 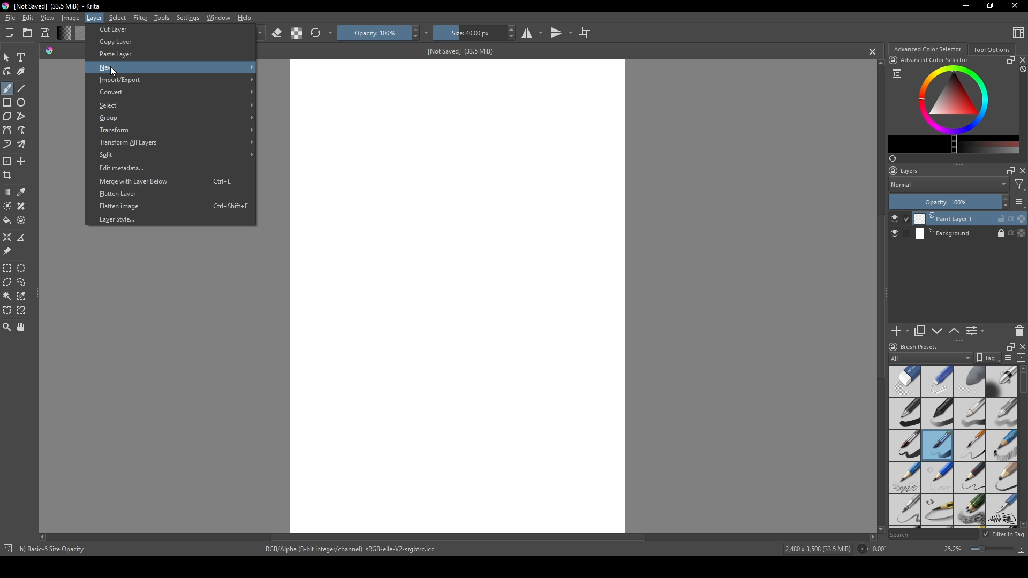 What do you see at coordinates (1008, 358) in the screenshot?
I see `list` at bounding box center [1008, 358].